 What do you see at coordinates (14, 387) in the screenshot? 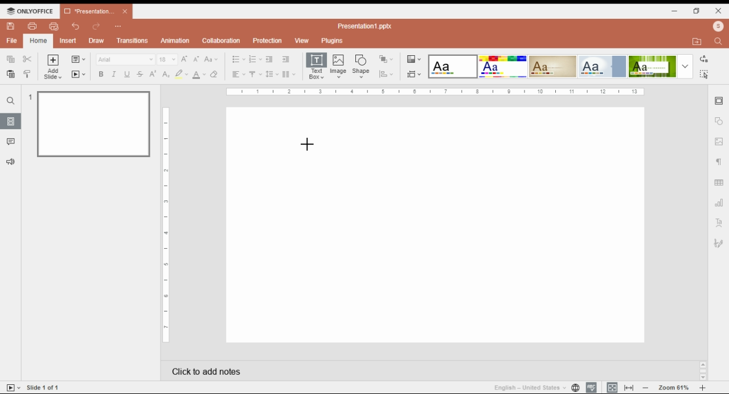
I see `tart slideshow` at bounding box center [14, 387].